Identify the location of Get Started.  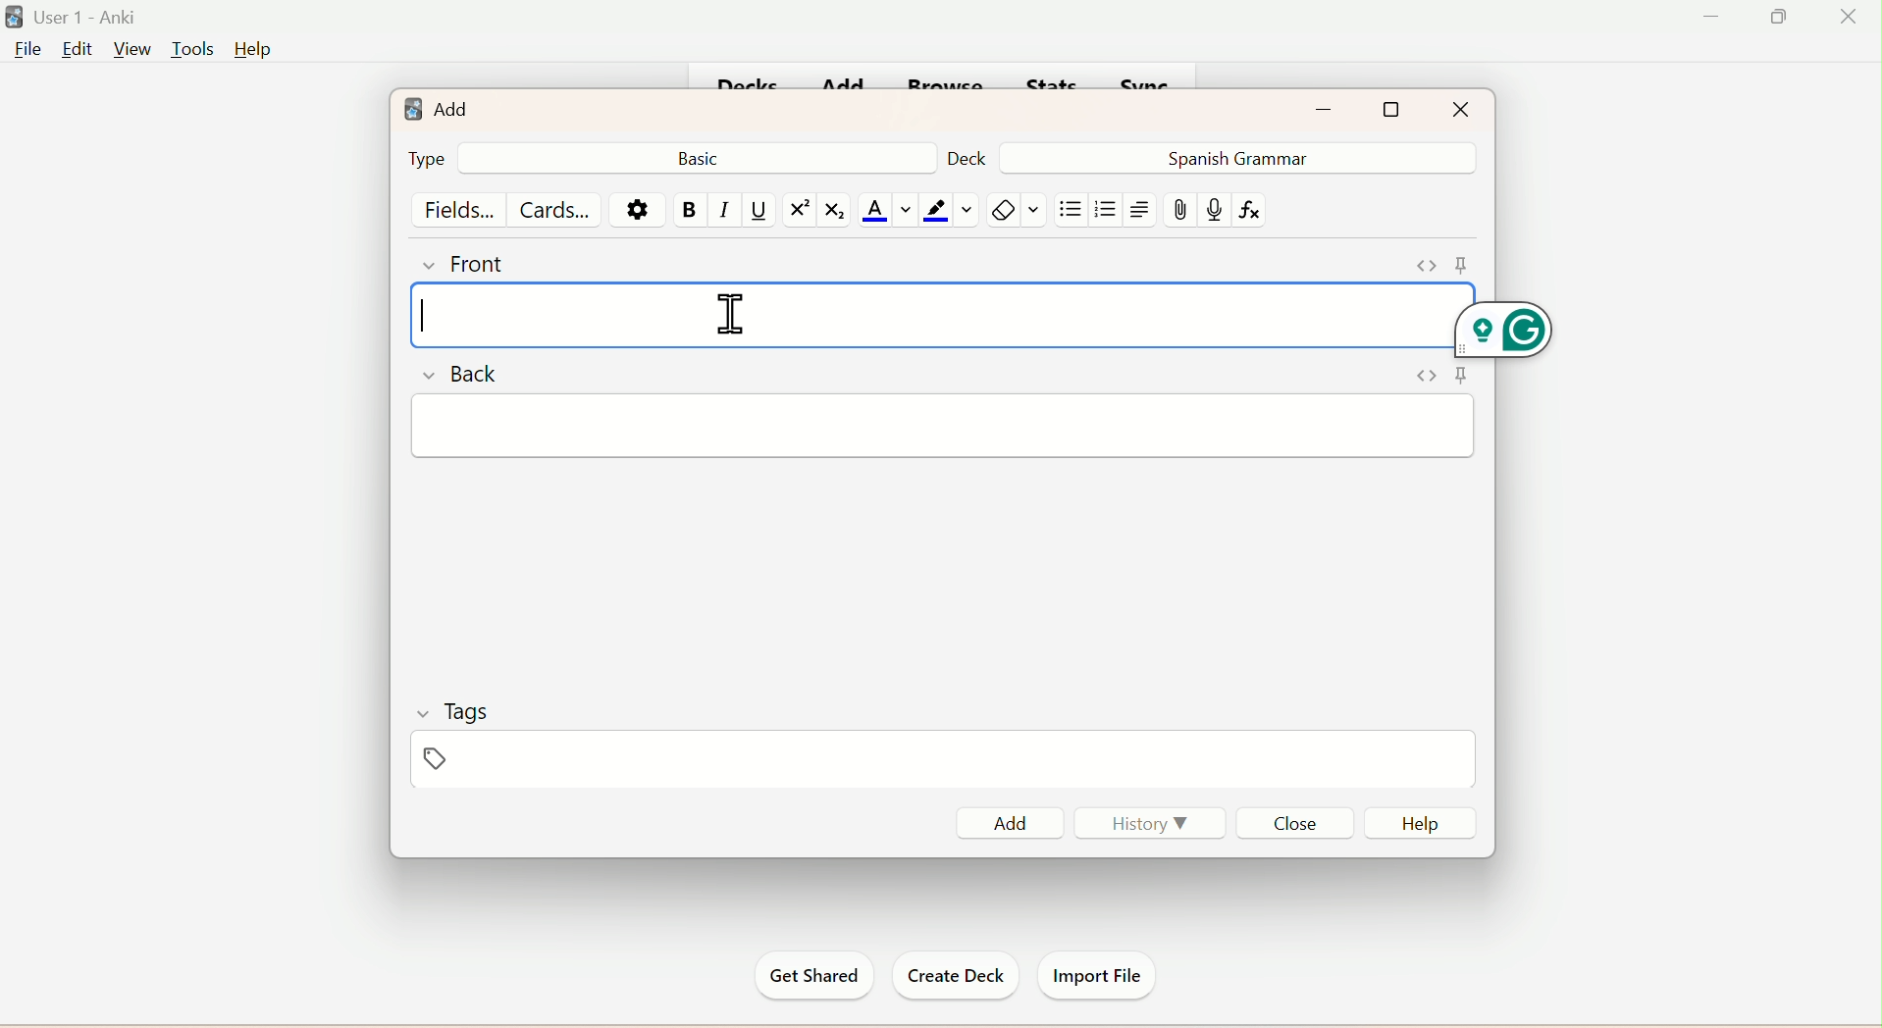
(816, 976).